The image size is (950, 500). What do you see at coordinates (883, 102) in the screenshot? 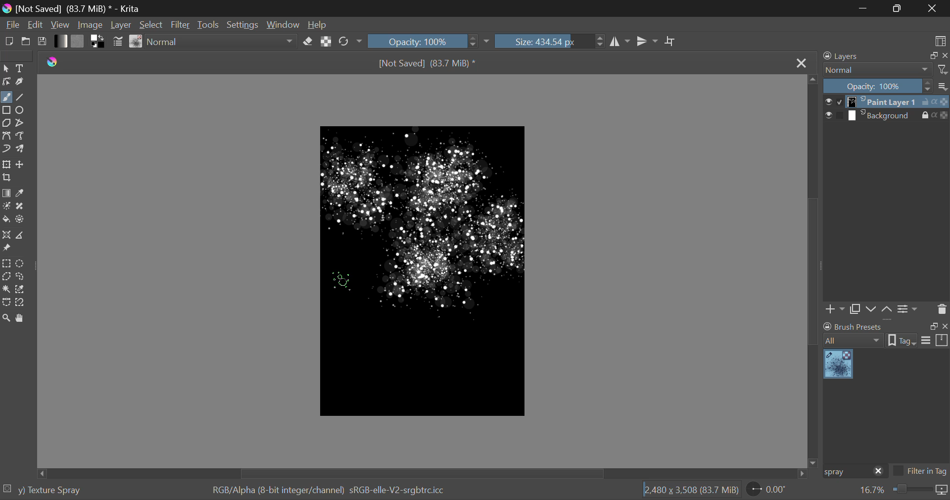
I see `layer 1` at bounding box center [883, 102].